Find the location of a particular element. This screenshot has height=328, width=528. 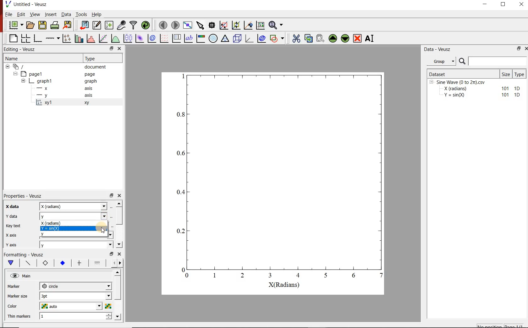

read data points is located at coordinates (212, 25).